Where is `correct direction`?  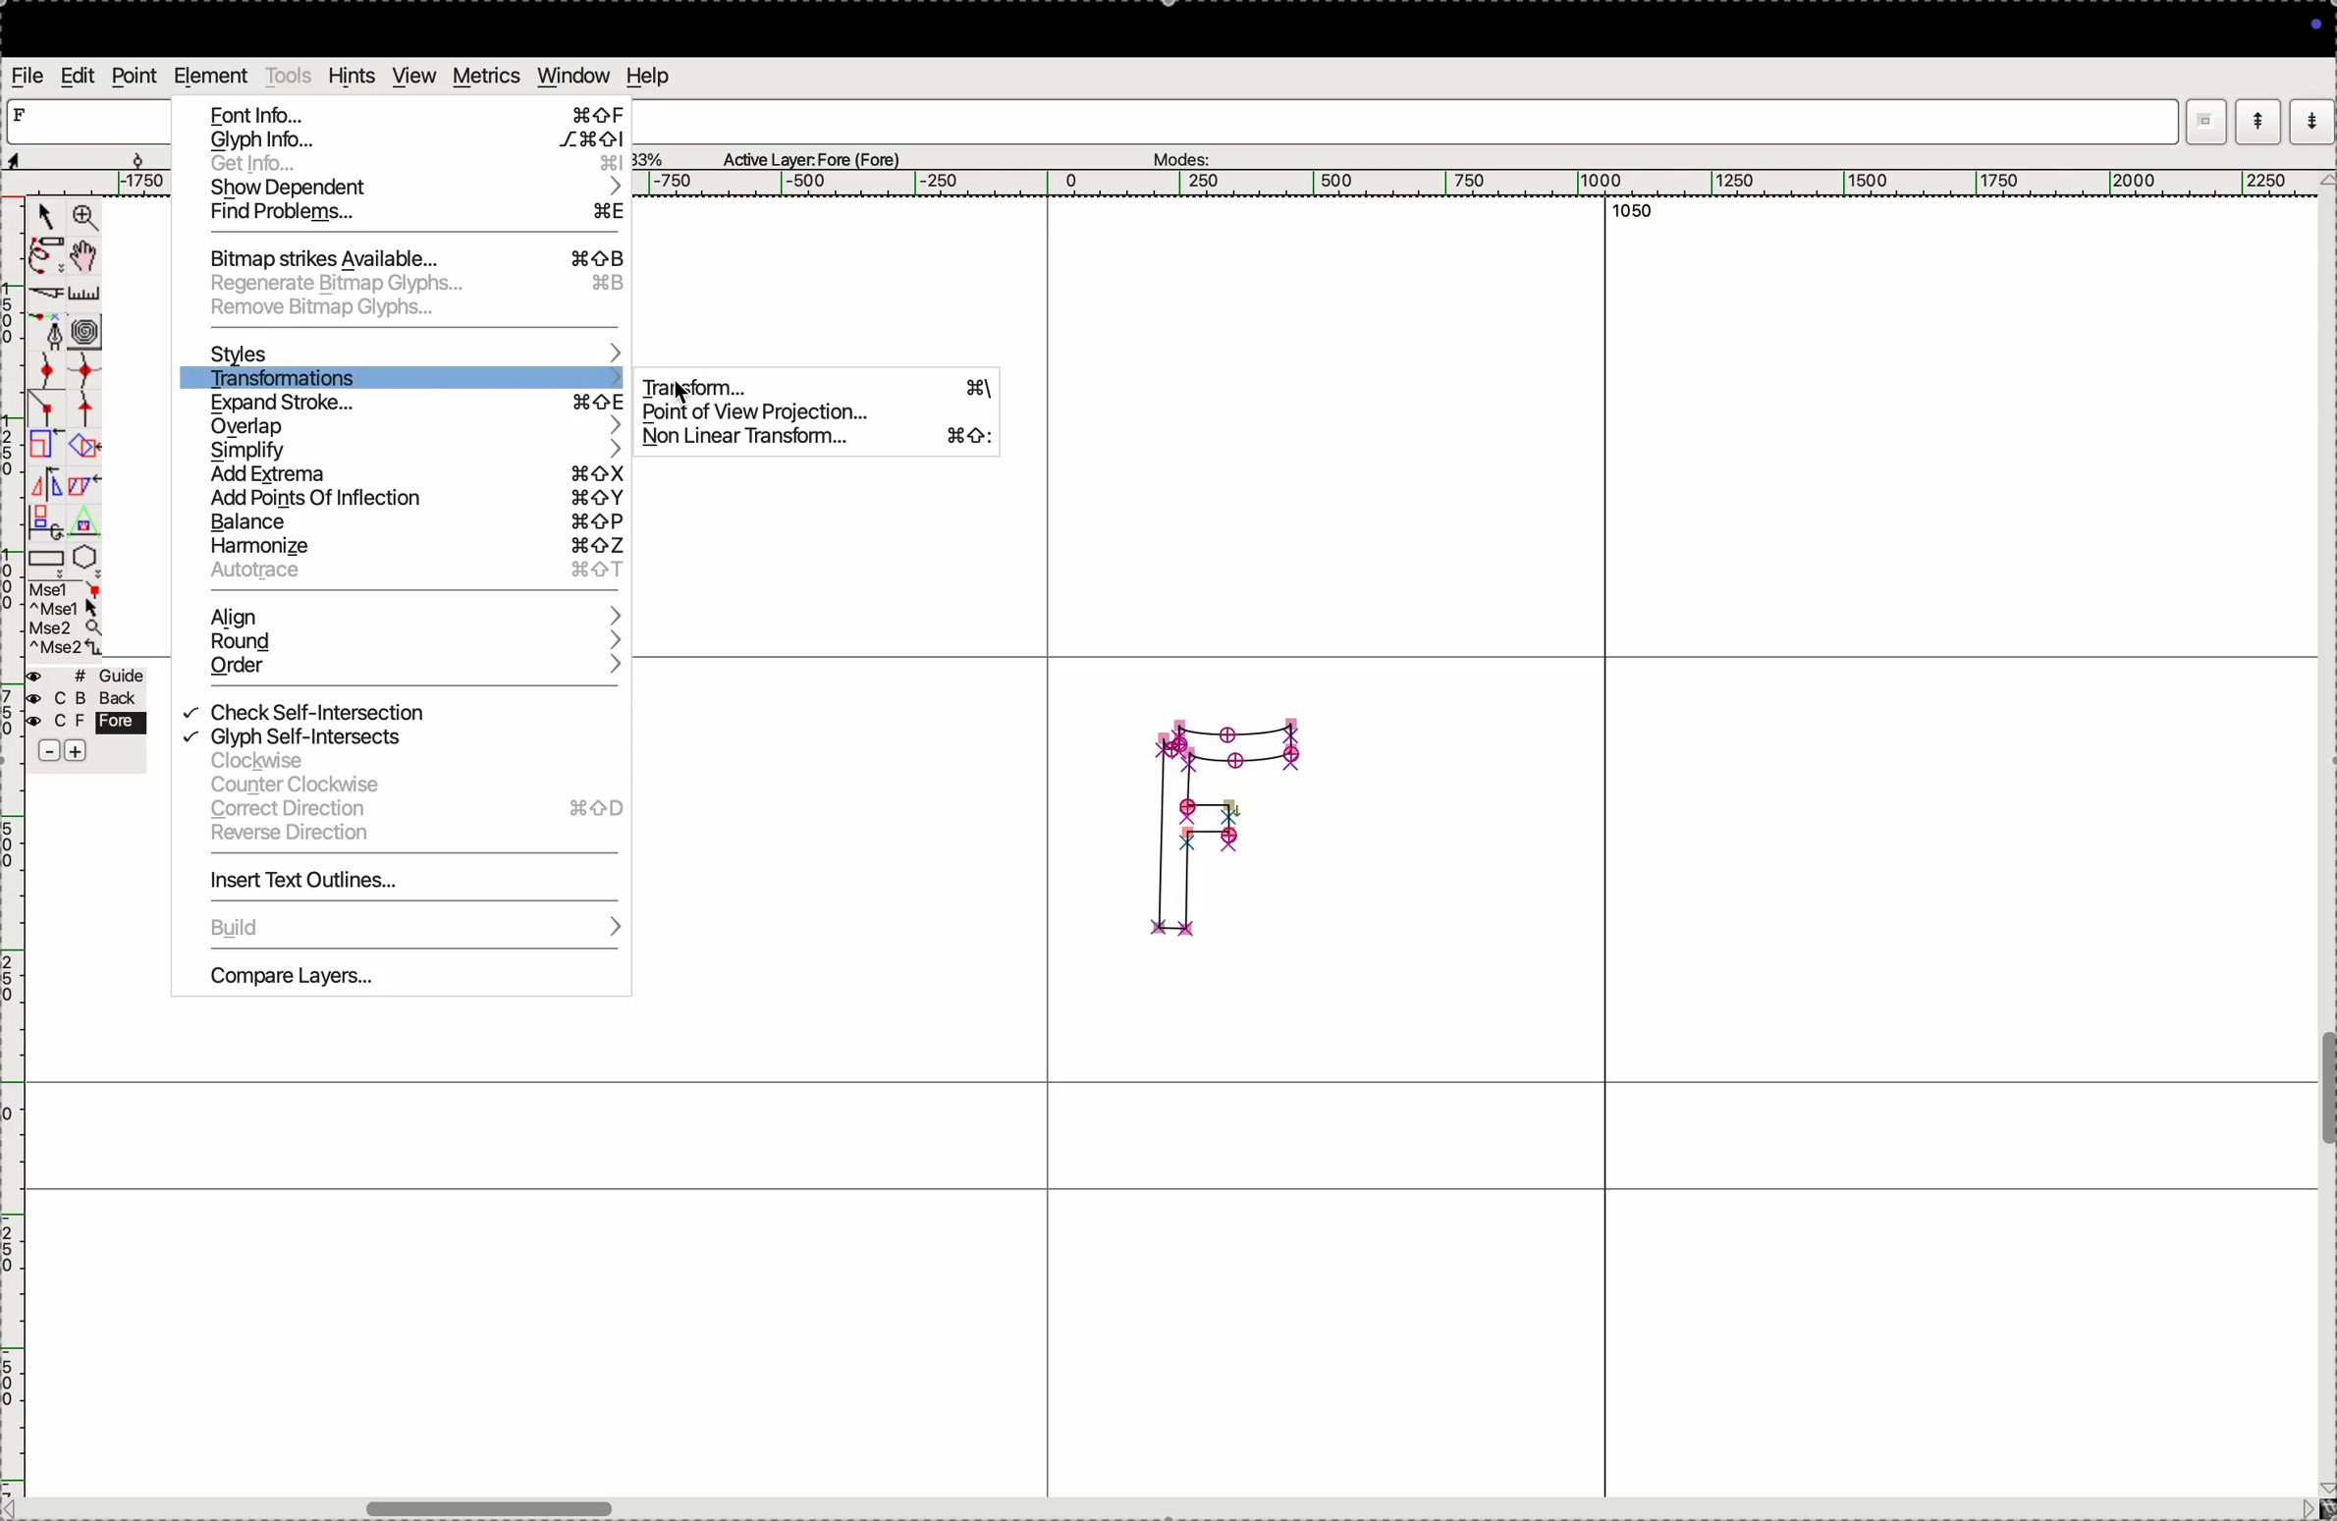
correct direction is located at coordinates (415, 810).